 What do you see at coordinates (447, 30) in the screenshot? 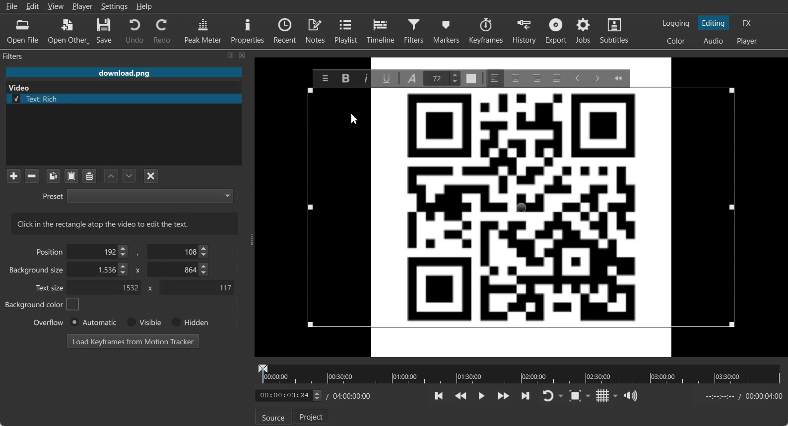
I see `Markers` at bounding box center [447, 30].